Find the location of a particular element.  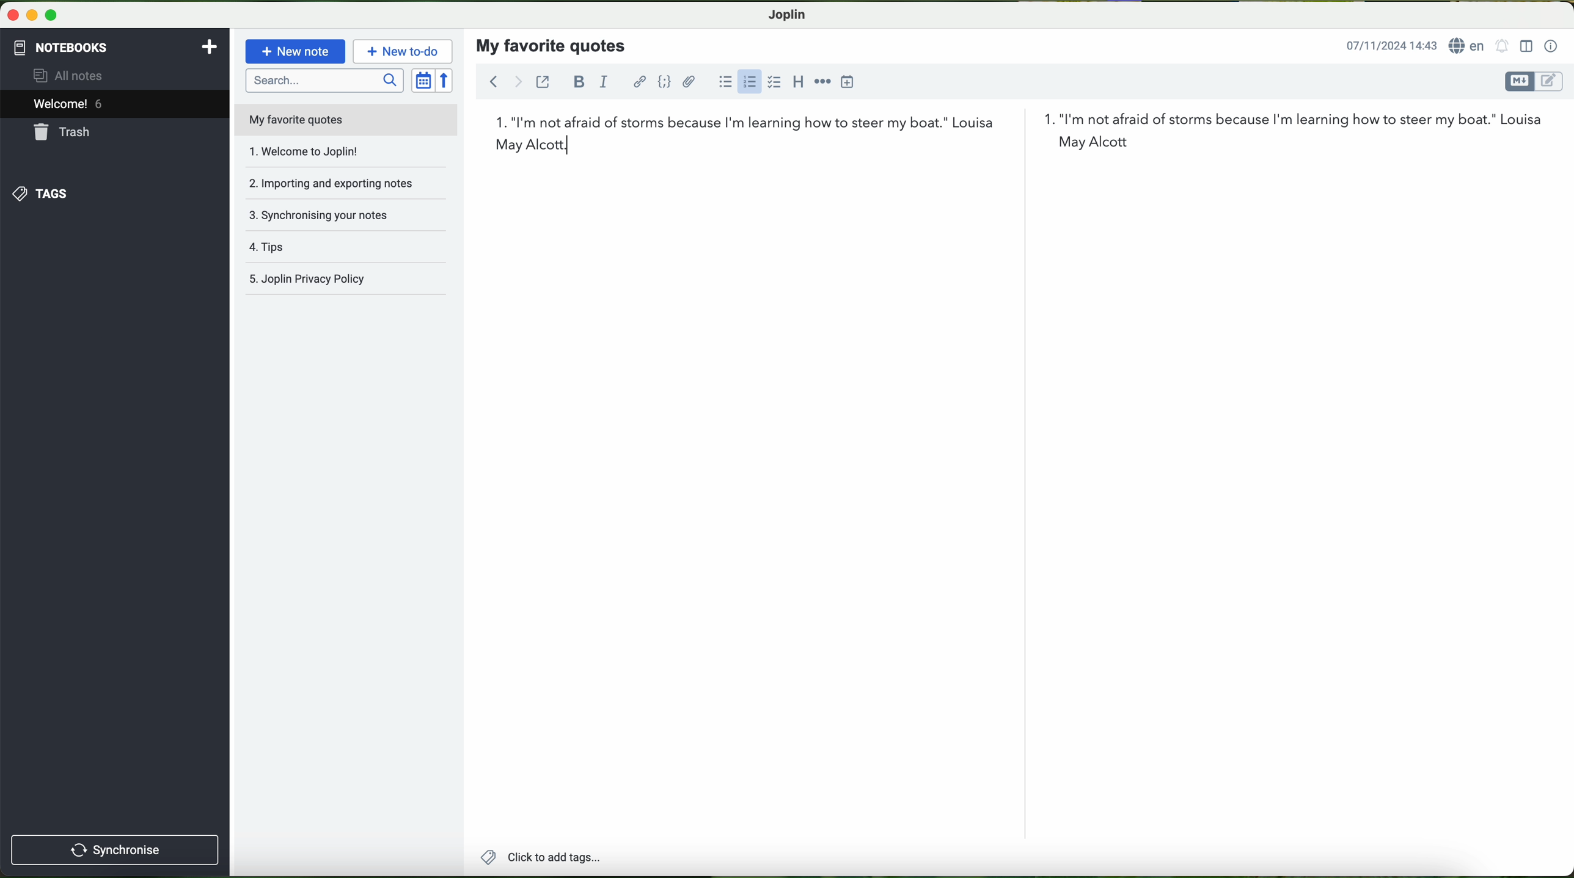

bulleted list is located at coordinates (725, 83).